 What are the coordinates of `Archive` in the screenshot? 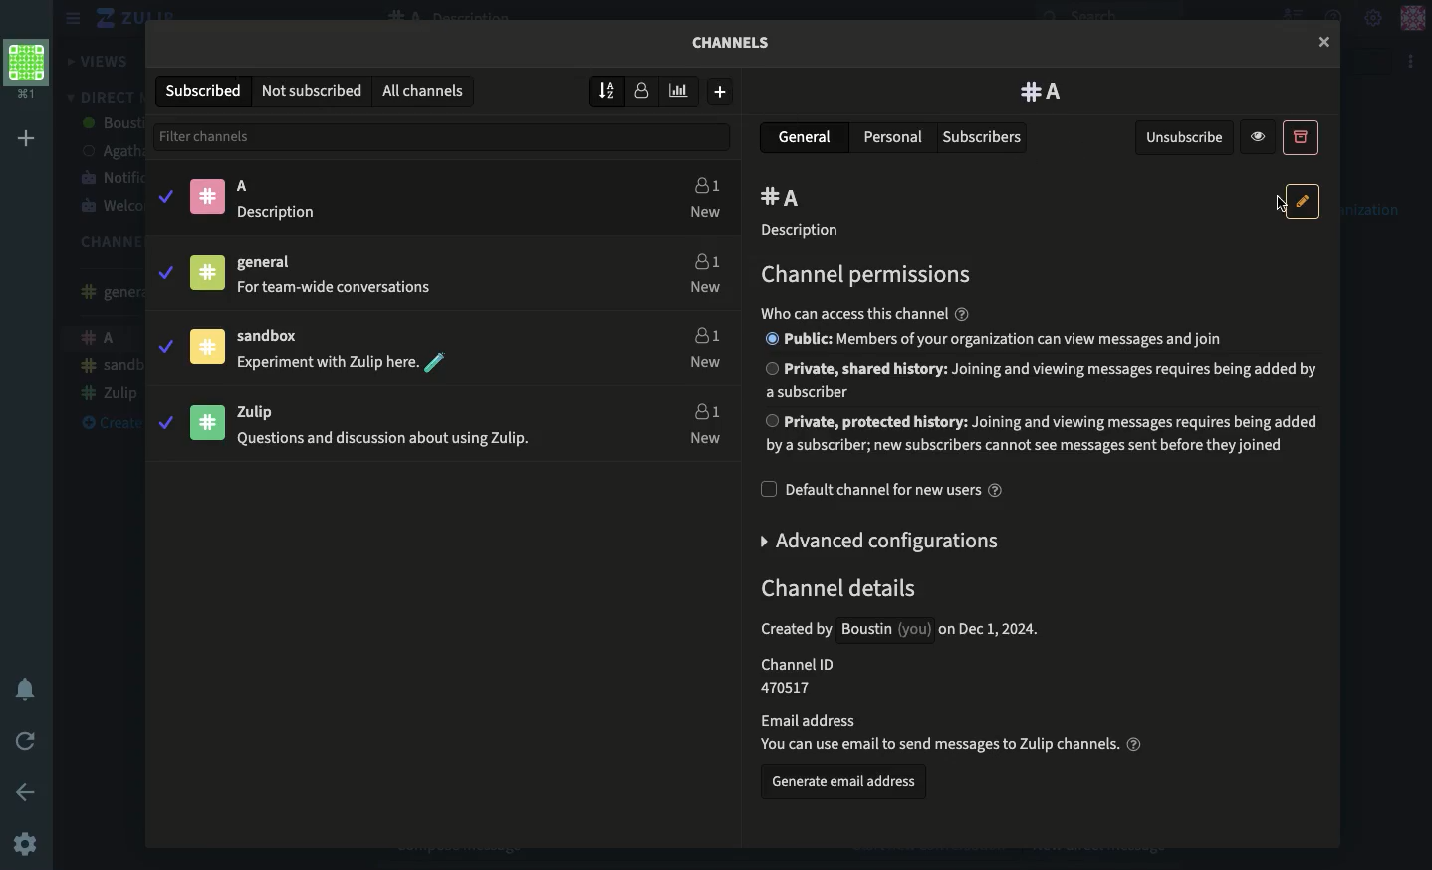 It's located at (1300, 136).